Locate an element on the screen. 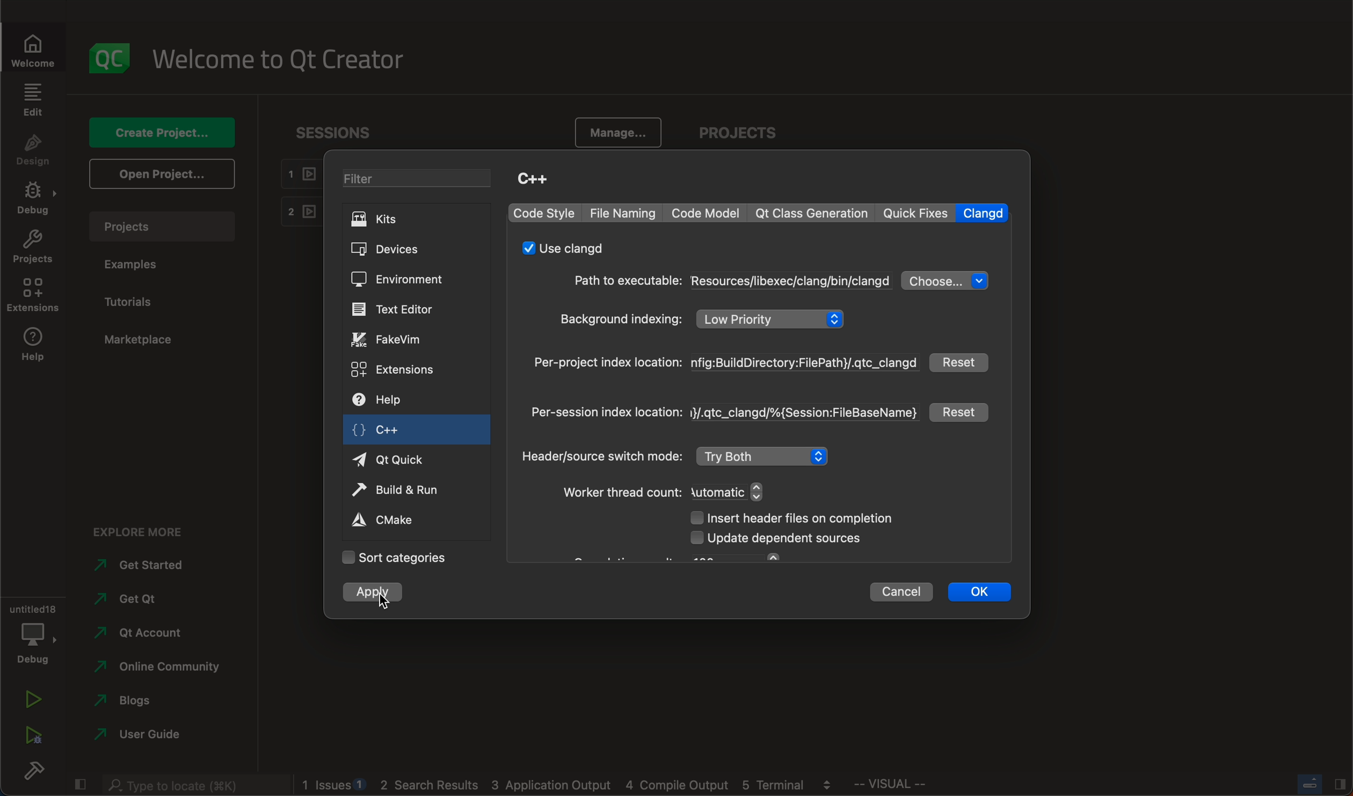 The height and width of the screenshot is (796, 1353). clicked is located at coordinates (375, 592).